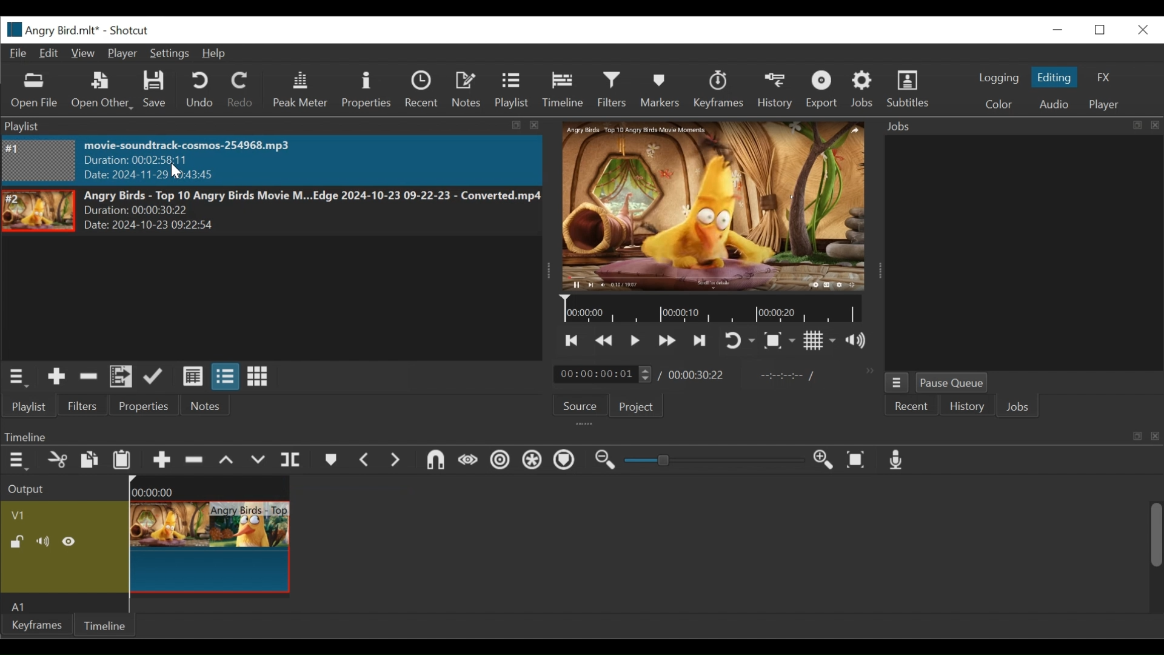 The width and height of the screenshot is (1164, 655). I want to click on Open Other, so click(102, 91).